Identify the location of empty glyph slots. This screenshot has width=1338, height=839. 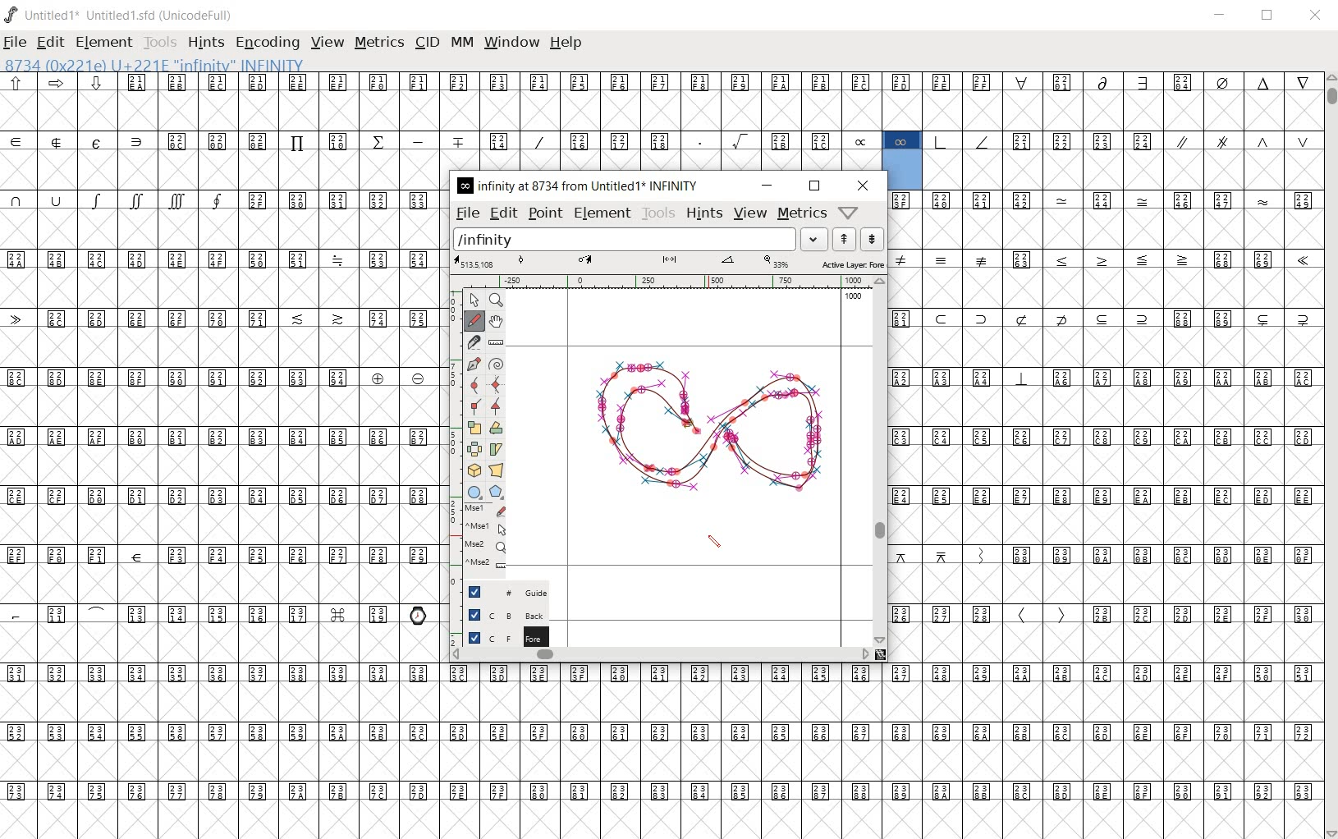
(1105, 644).